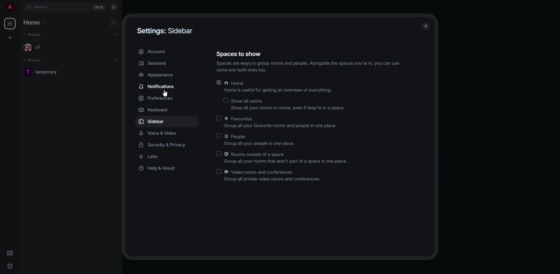 The height and width of the screenshot is (274, 560). Describe the element at coordinates (158, 169) in the screenshot. I see `help & about` at that location.